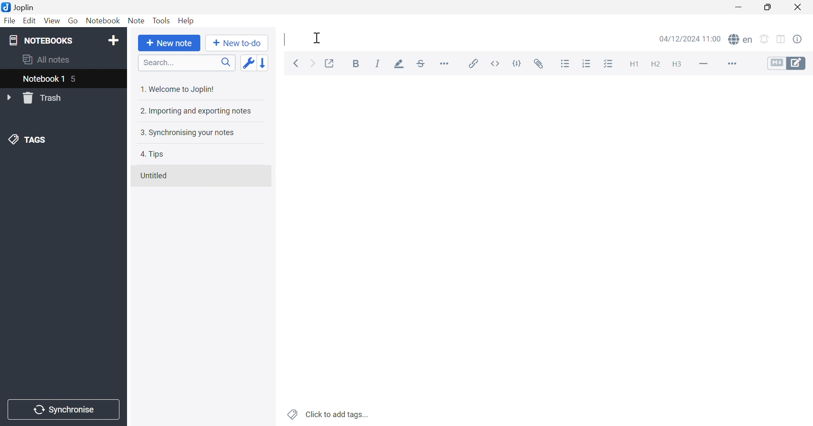 The image size is (813, 426). Describe the element at coordinates (9, 22) in the screenshot. I see `File` at that location.